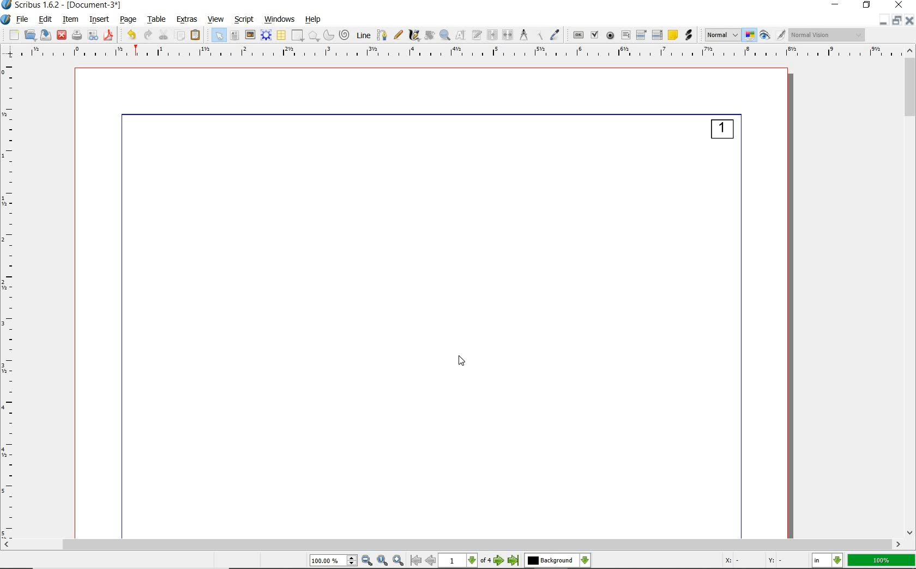 This screenshot has width=916, height=569. What do you see at coordinates (313, 36) in the screenshot?
I see `polygon` at bounding box center [313, 36].